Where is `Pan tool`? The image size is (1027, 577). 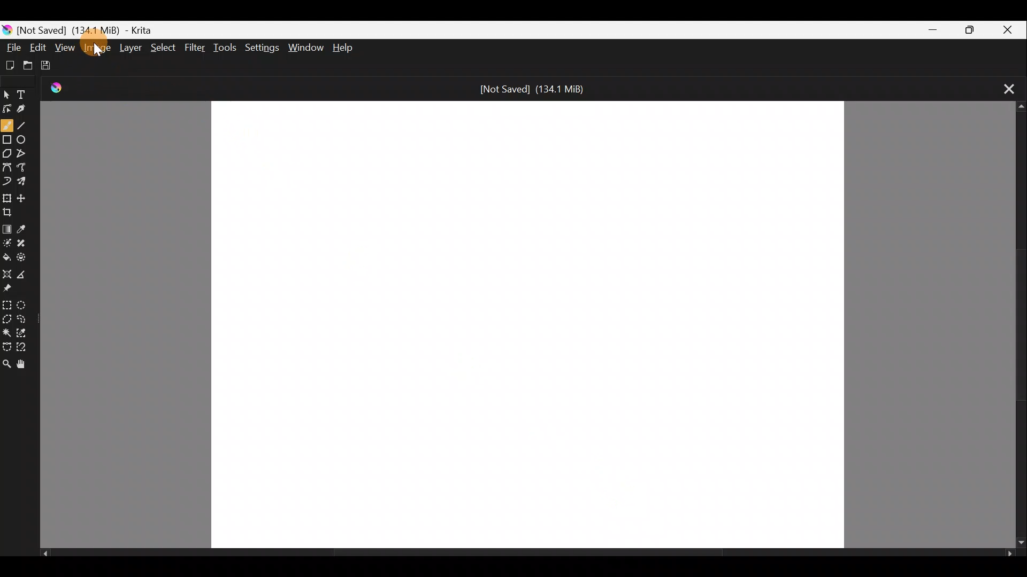 Pan tool is located at coordinates (24, 365).